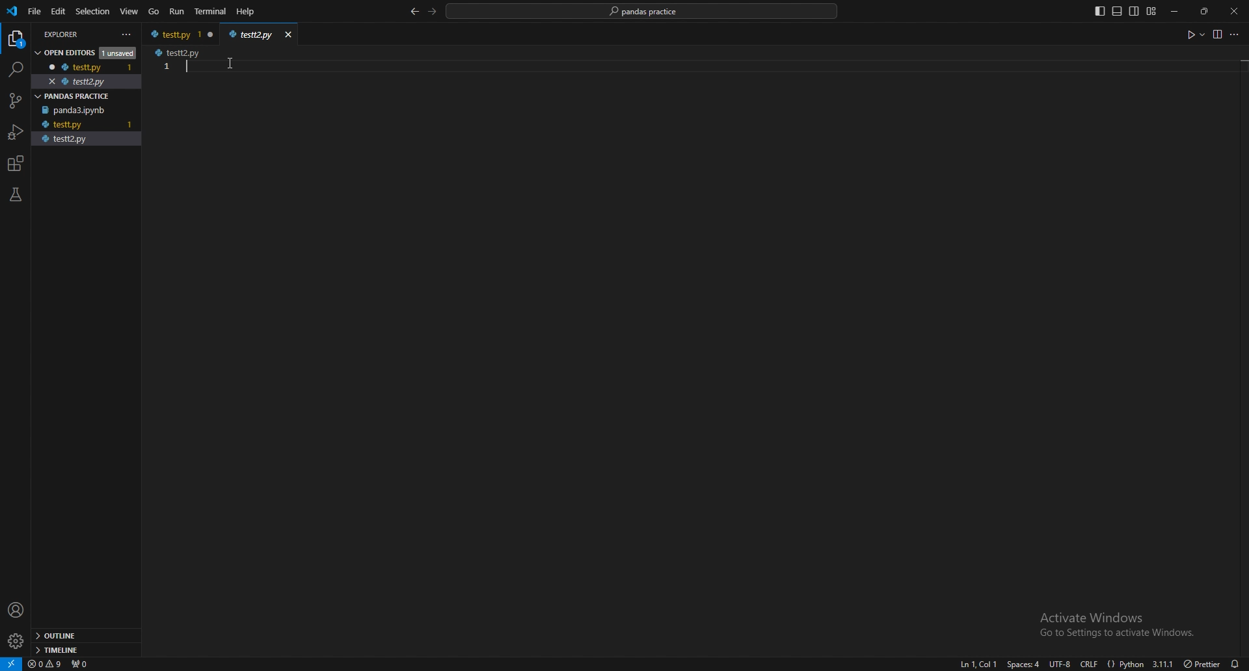  I want to click on pandas practice, so click(643, 12).